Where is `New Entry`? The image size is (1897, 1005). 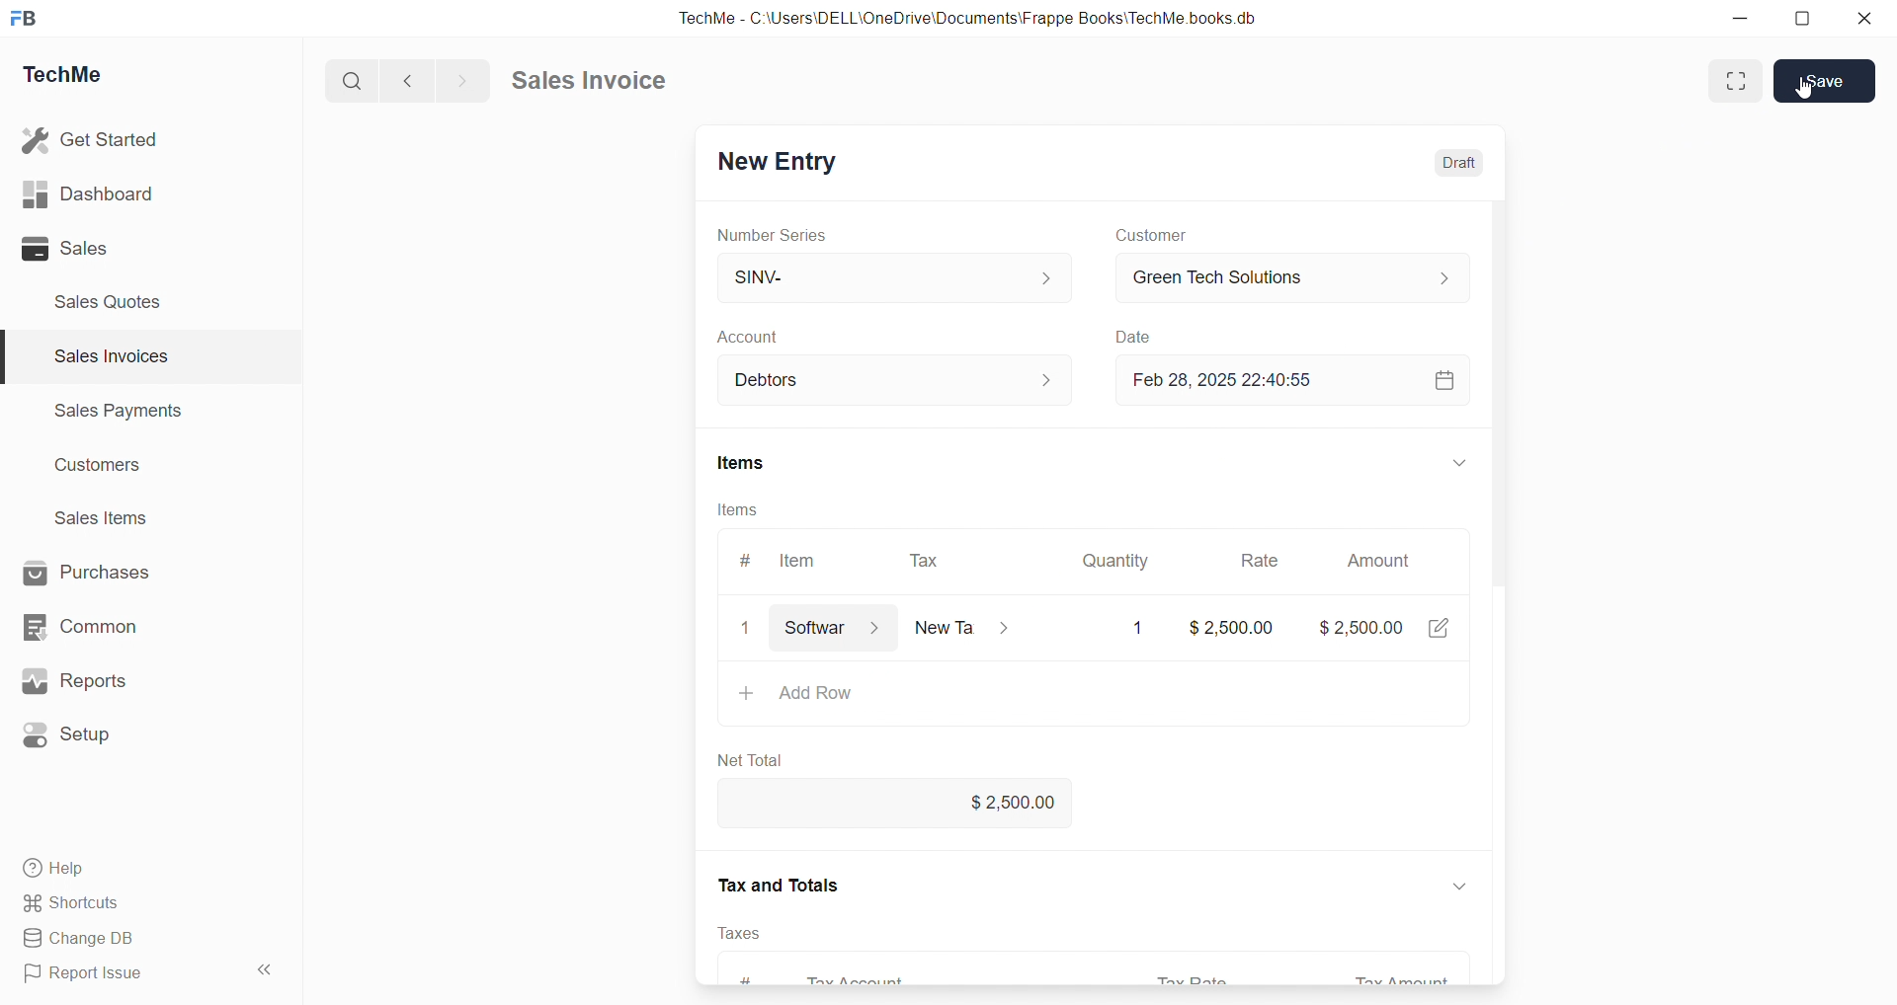
New Entry is located at coordinates (781, 163).